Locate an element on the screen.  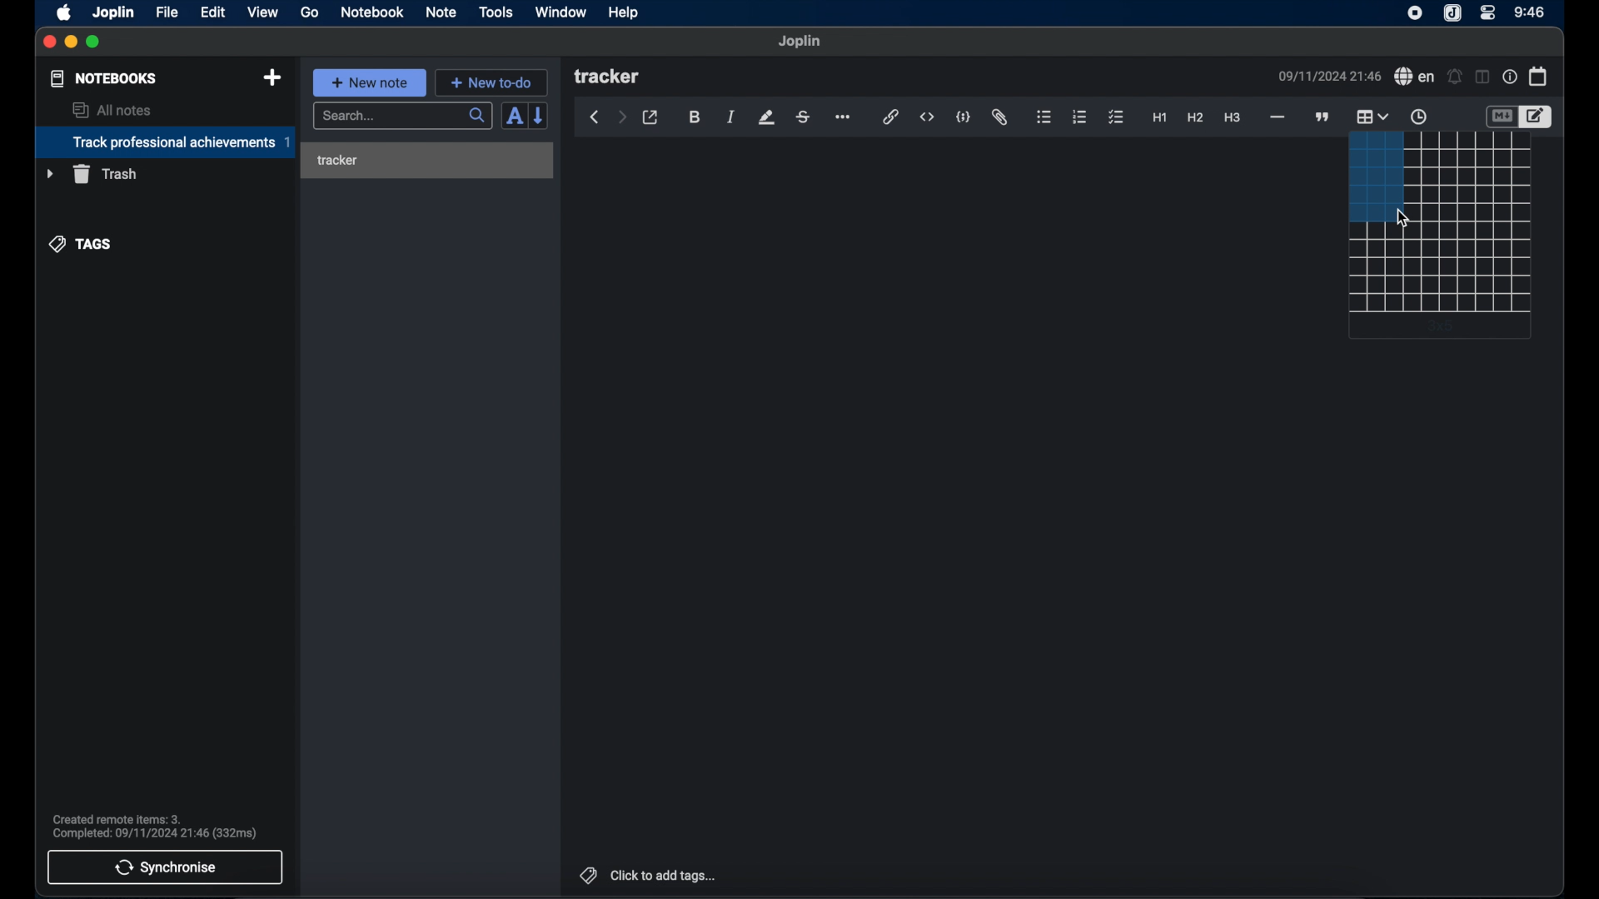
bold is located at coordinates (695, 117).